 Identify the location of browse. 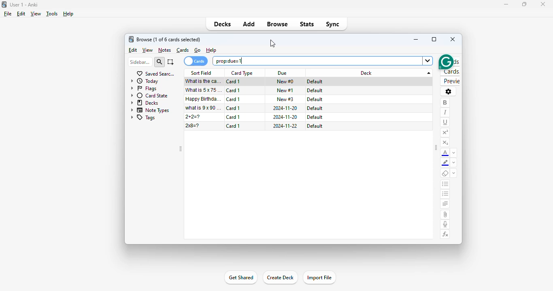
(277, 24).